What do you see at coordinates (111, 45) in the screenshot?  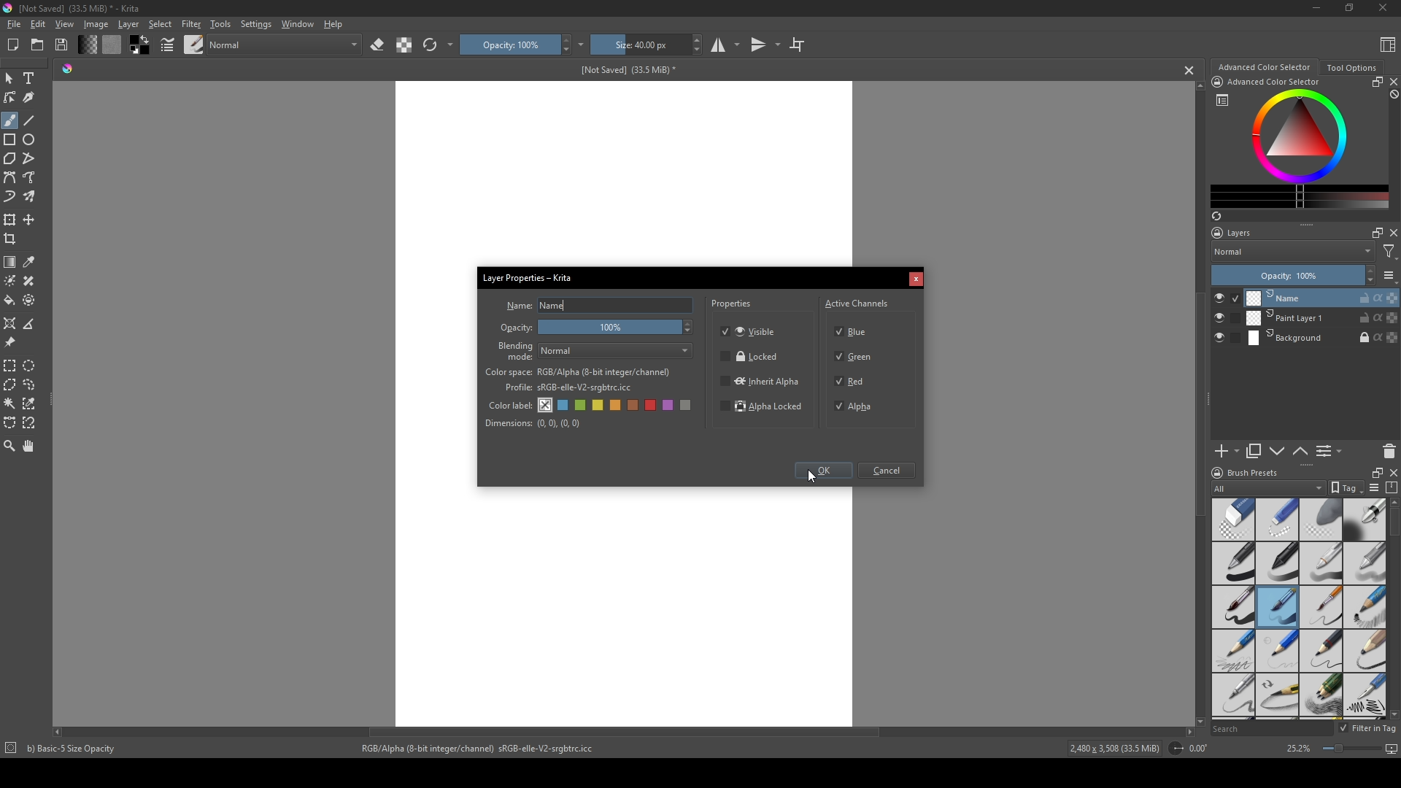 I see `color` at bounding box center [111, 45].